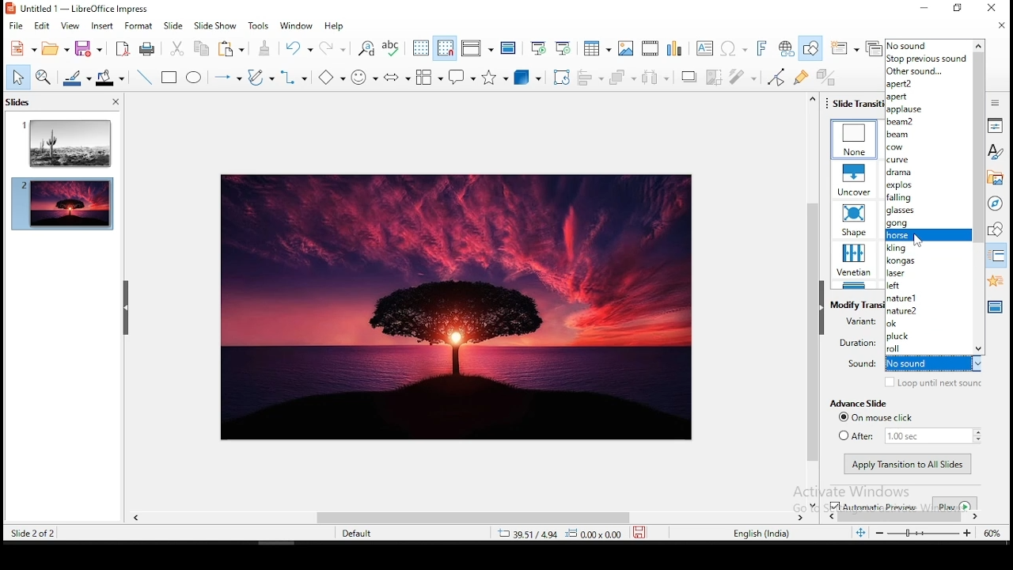  Describe the element at coordinates (928, 211) in the screenshot. I see `glasses` at that location.